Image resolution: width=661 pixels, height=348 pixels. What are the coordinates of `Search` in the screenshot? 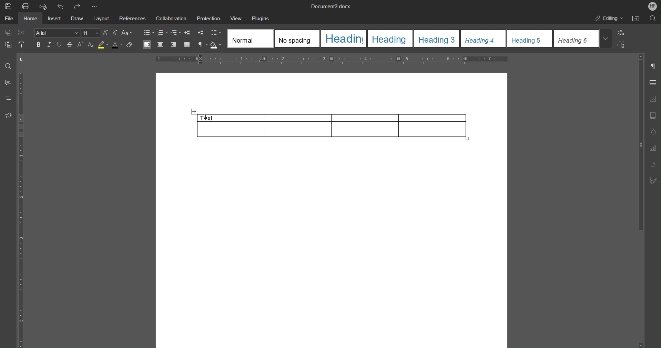 It's located at (653, 19).